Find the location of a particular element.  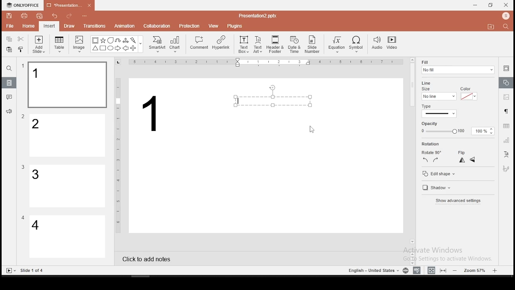

animation is located at coordinates (124, 27).